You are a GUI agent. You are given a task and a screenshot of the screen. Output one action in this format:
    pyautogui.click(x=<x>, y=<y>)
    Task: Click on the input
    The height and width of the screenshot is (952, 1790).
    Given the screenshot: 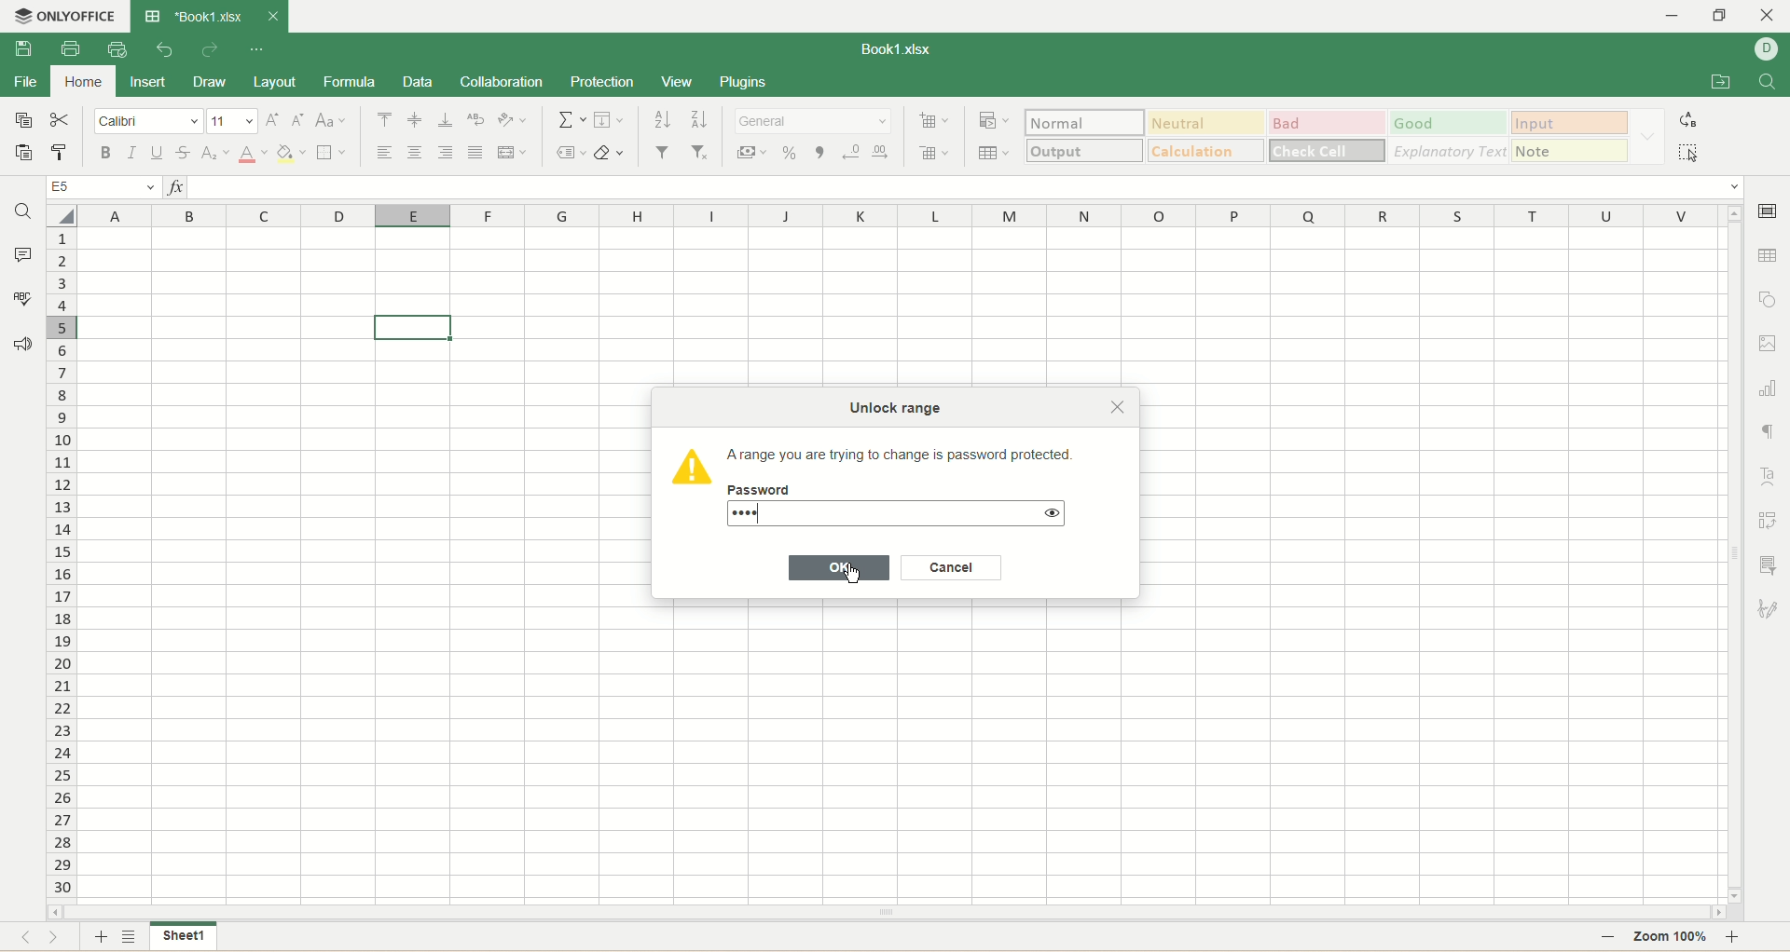 What is the action you would take?
    pyautogui.click(x=1569, y=122)
    